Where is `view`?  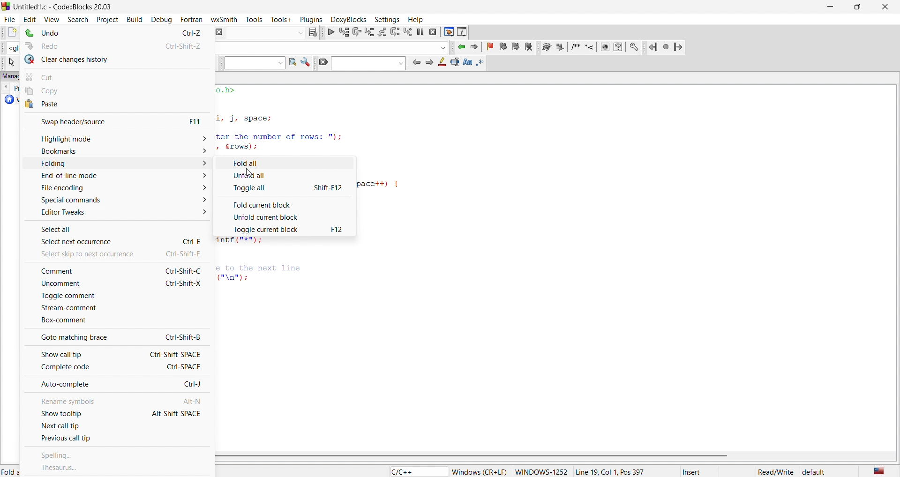
view is located at coordinates (52, 18).